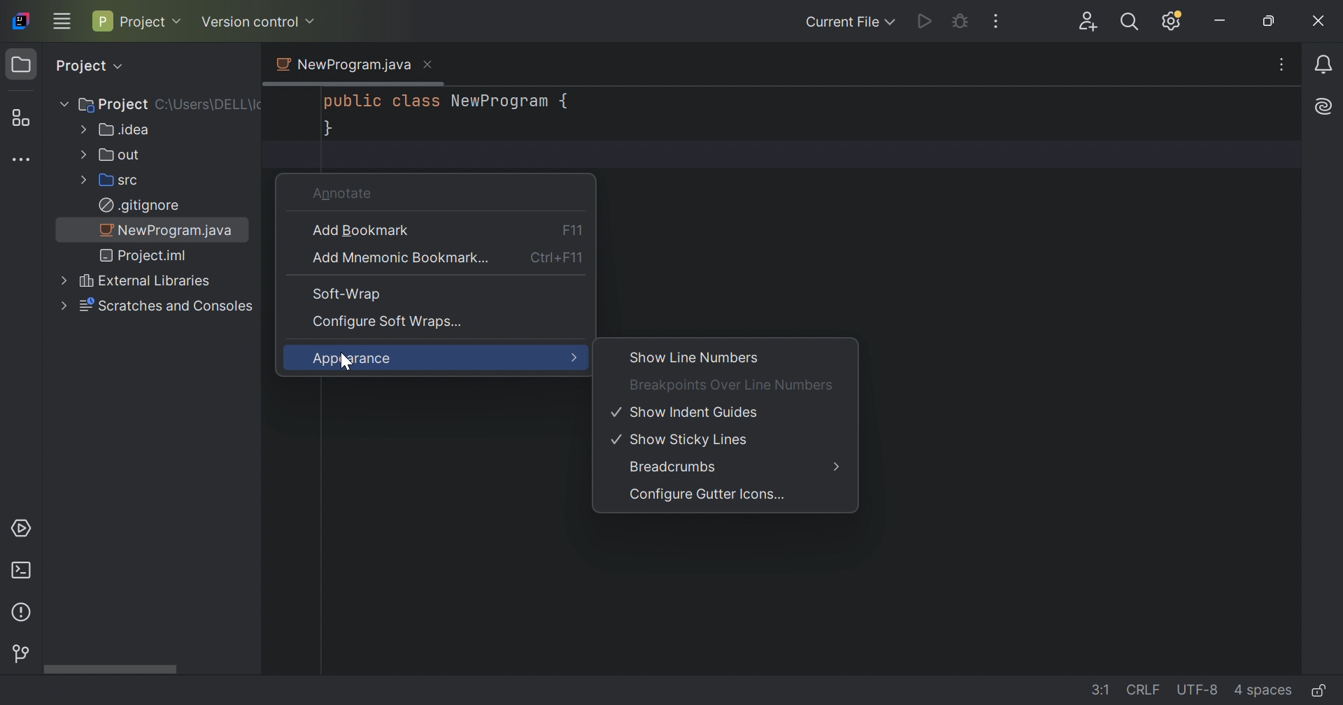  What do you see at coordinates (62, 279) in the screenshot?
I see `Drop Down` at bounding box center [62, 279].